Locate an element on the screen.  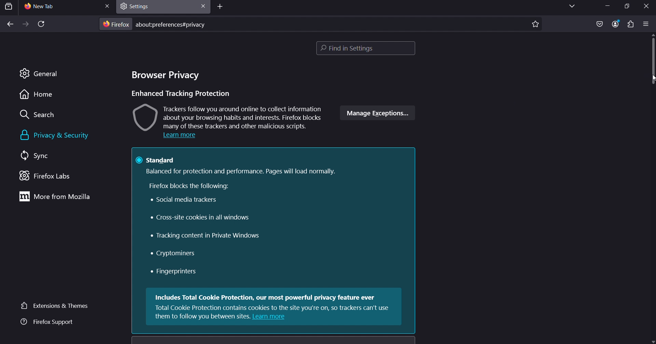
privacy & security is located at coordinates (62, 135).